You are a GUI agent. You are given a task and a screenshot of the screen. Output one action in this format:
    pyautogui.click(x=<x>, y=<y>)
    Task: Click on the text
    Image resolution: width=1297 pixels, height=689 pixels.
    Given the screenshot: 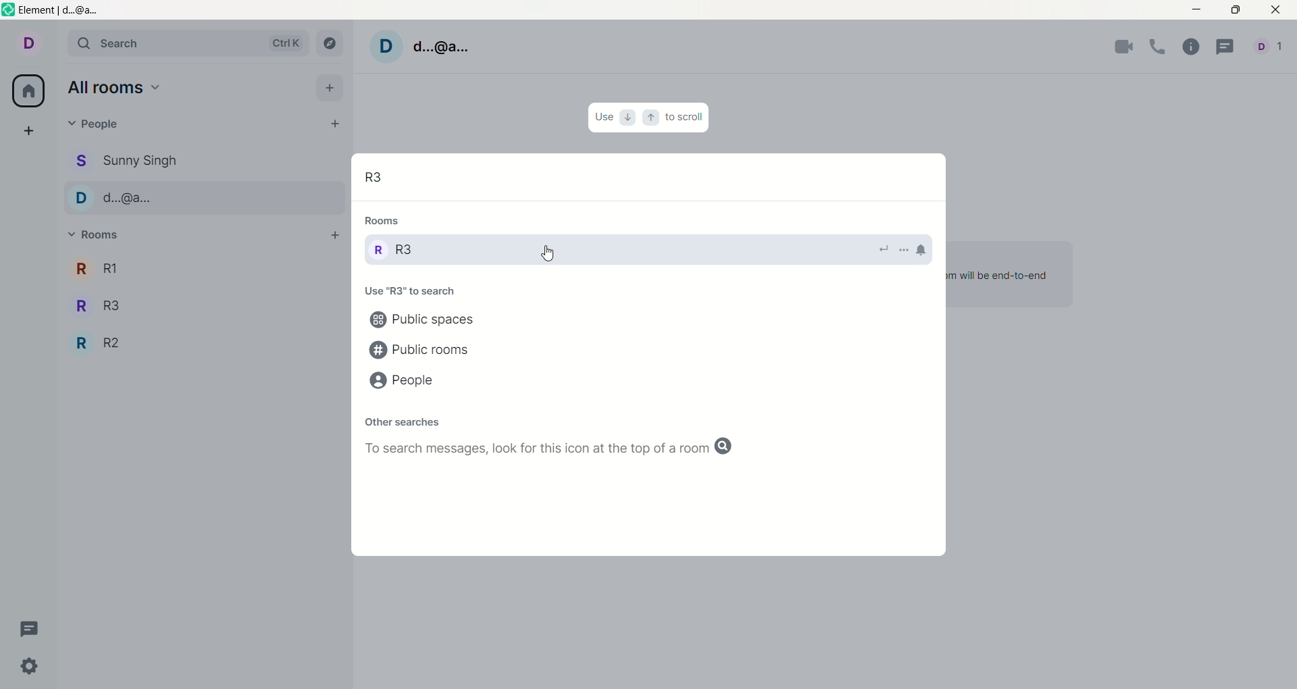 What is the action you would take?
    pyautogui.click(x=568, y=451)
    